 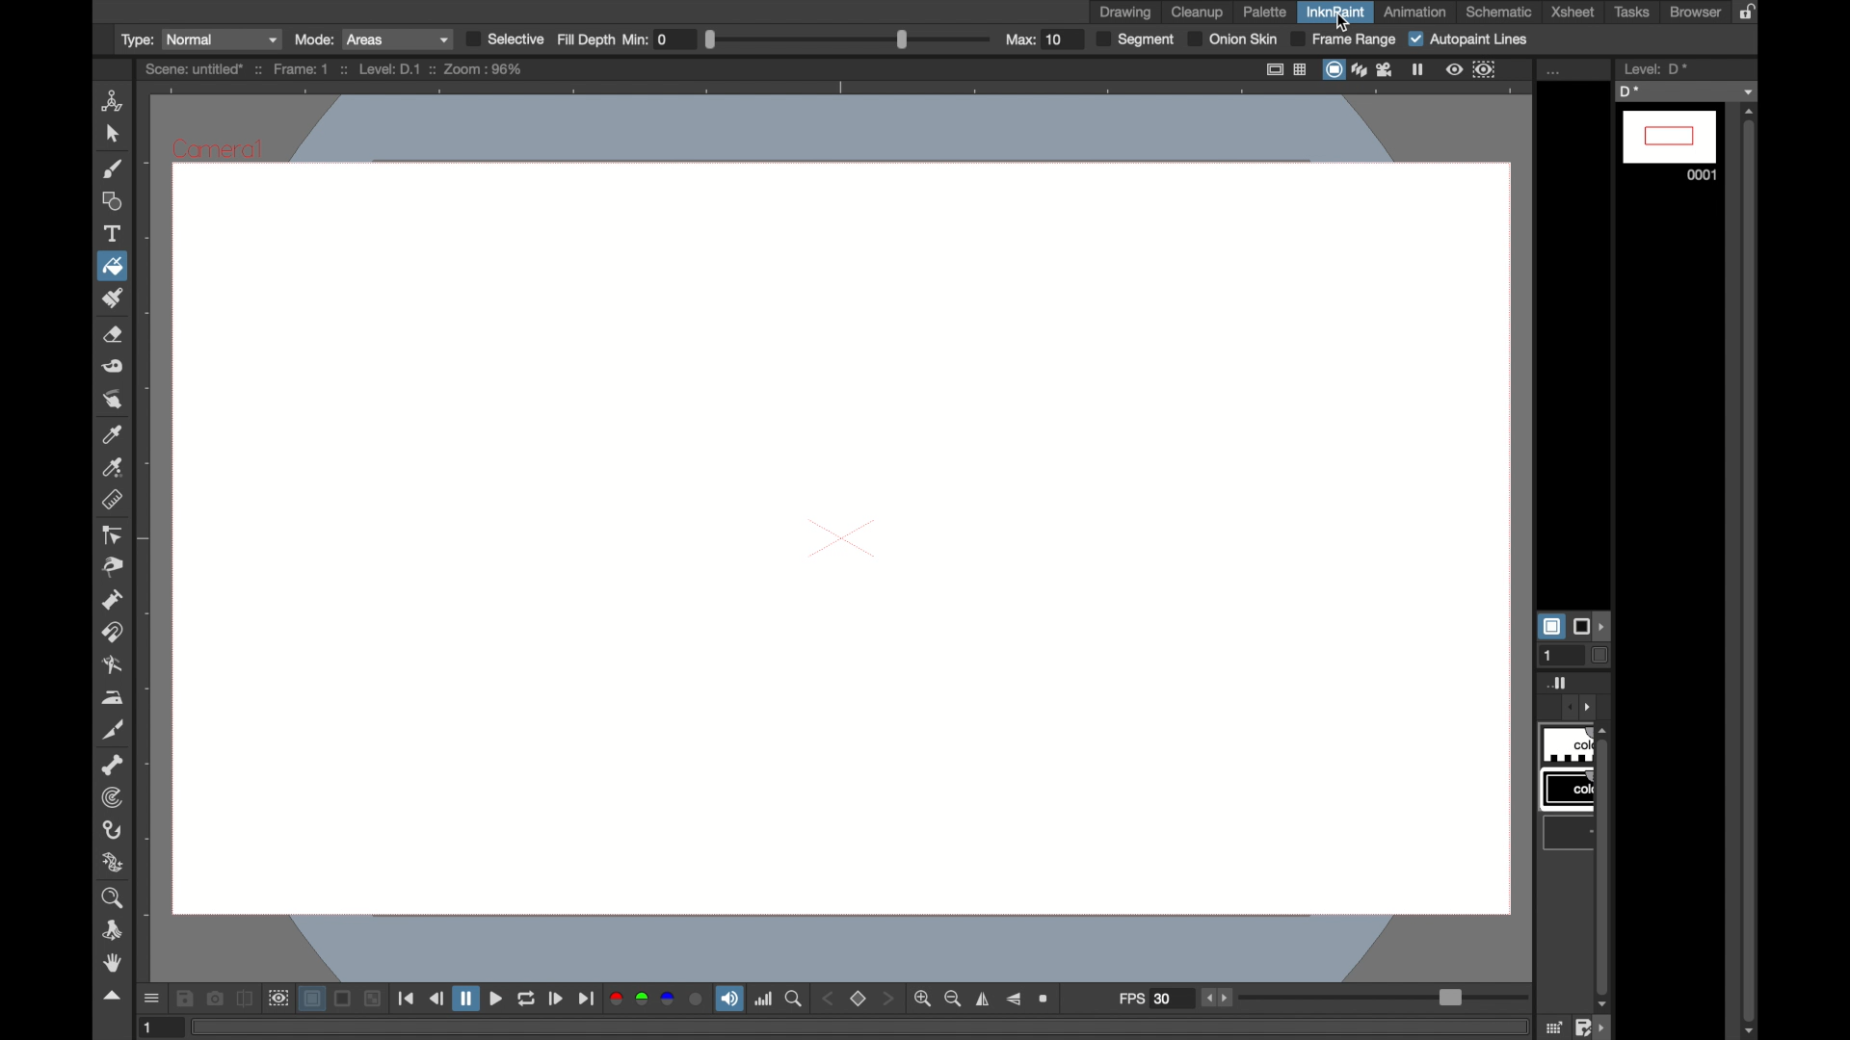 I want to click on paint brush tool, so click(x=111, y=169).